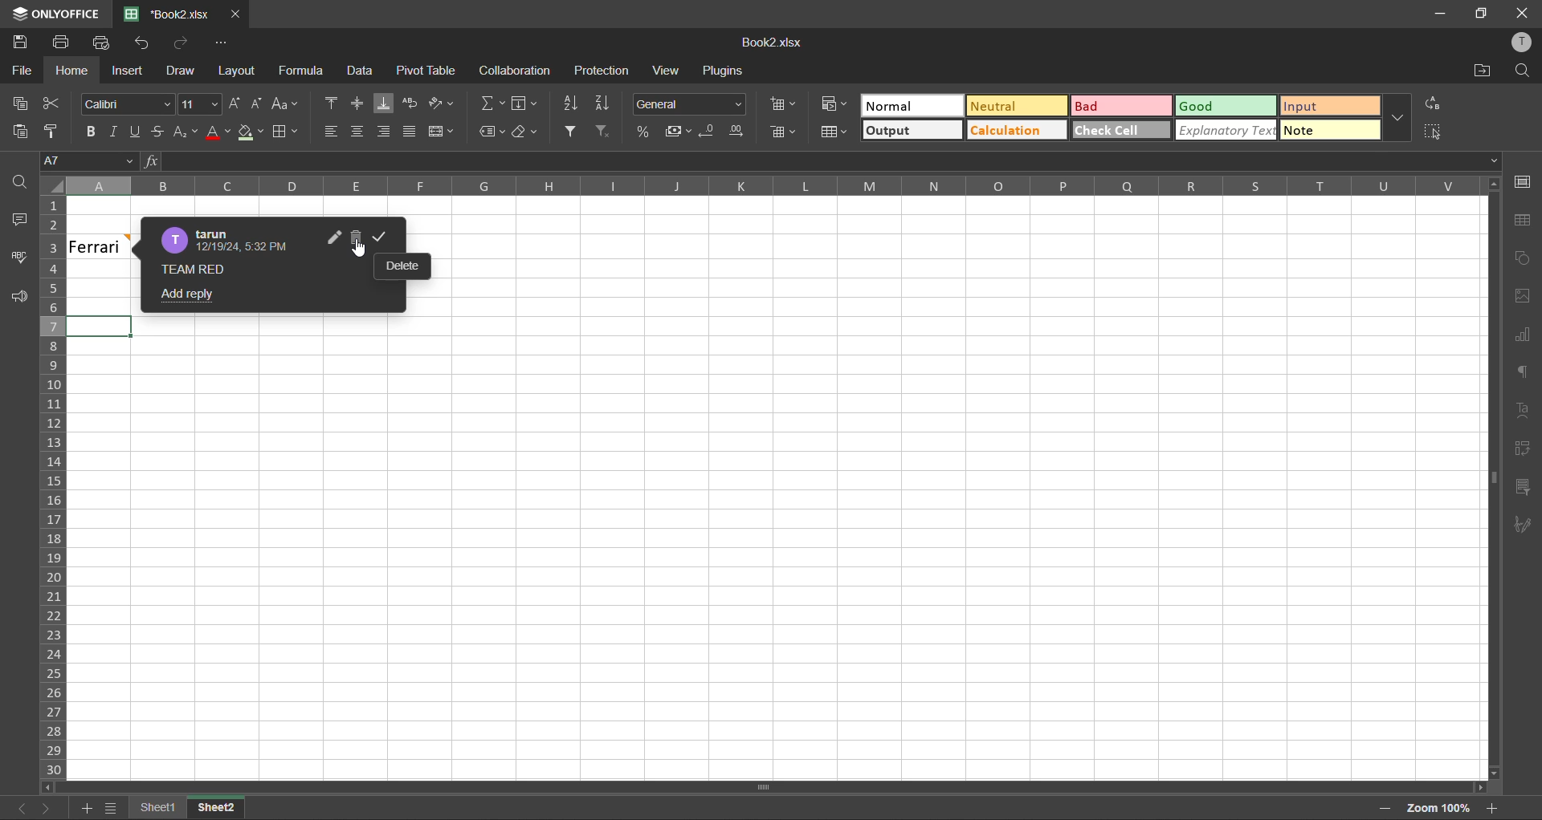 Image resolution: width=1542 pixels, height=820 pixels. What do you see at coordinates (779, 44) in the screenshot?
I see `Book2.xlsx` at bounding box center [779, 44].